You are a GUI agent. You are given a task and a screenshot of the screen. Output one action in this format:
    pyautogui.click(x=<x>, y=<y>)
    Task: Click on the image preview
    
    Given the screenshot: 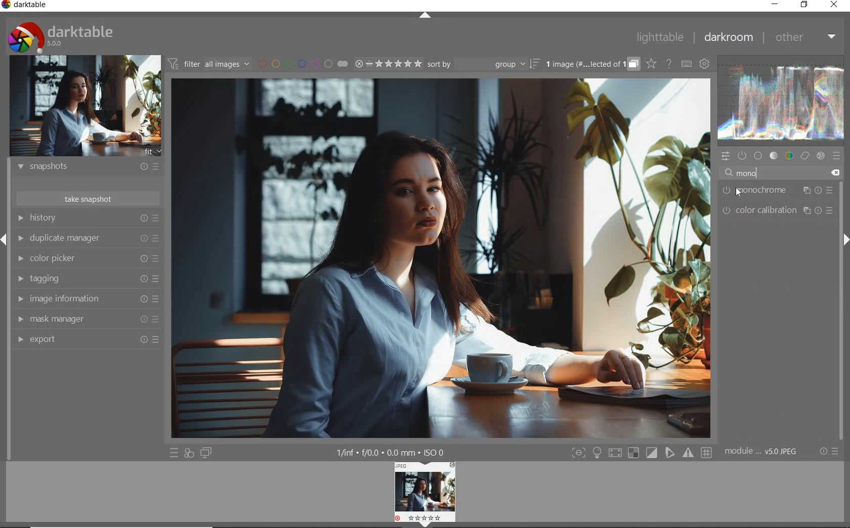 What is the action you would take?
    pyautogui.click(x=85, y=106)
    